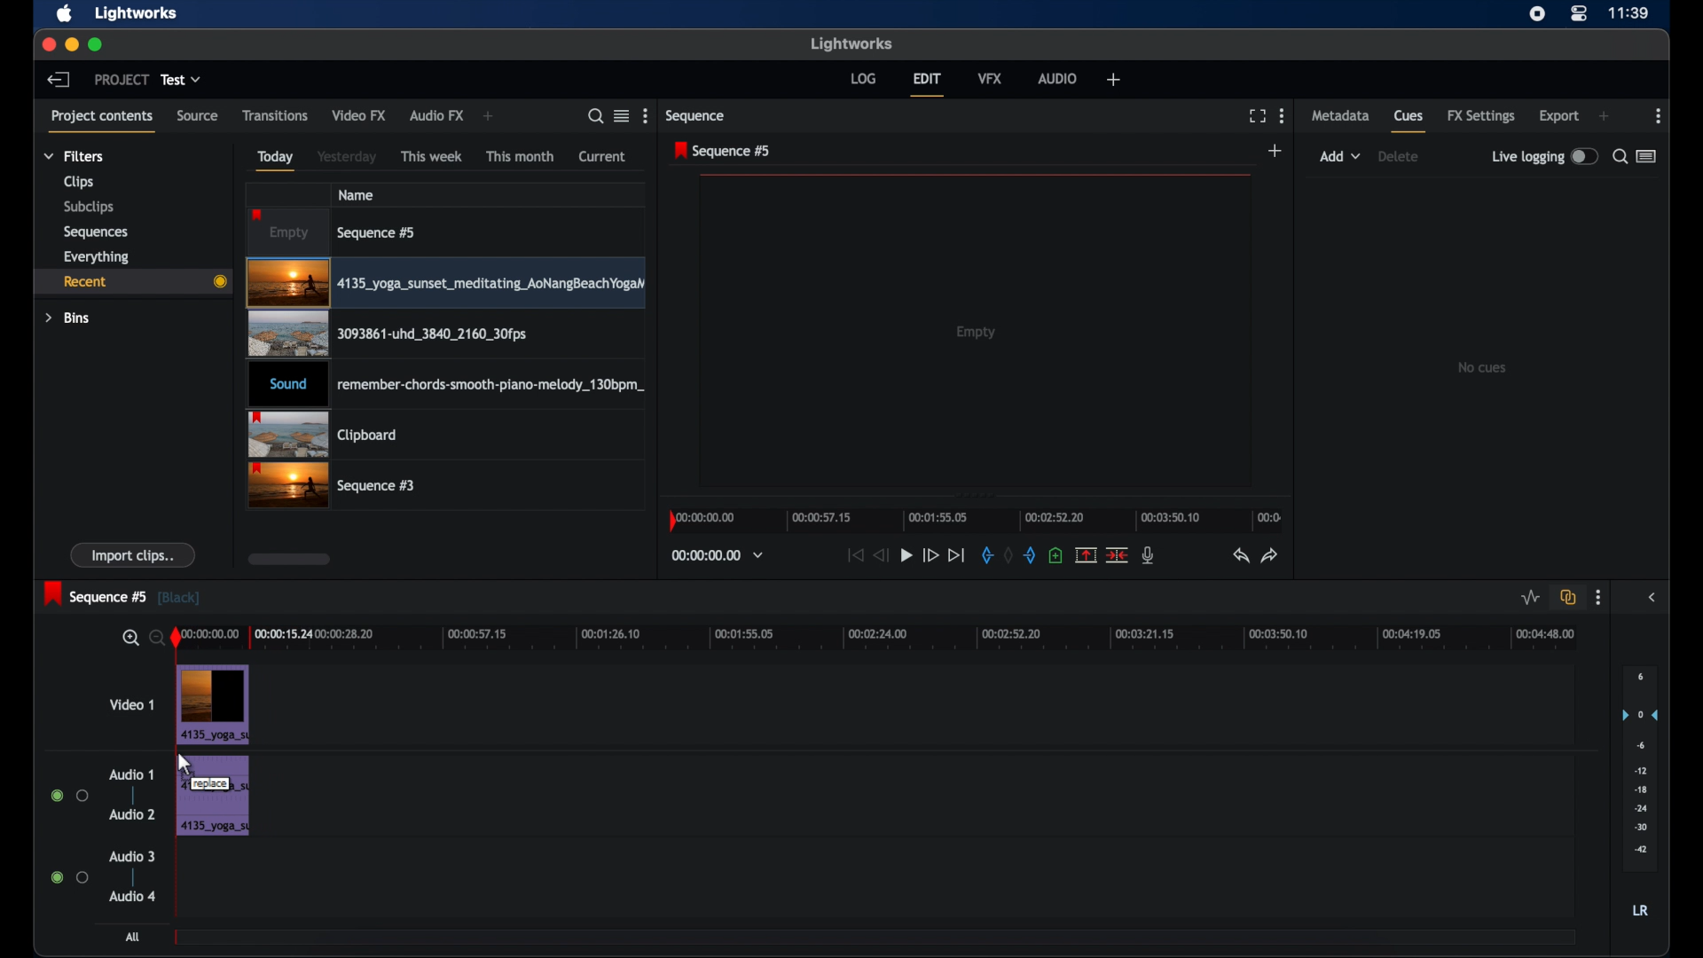 Image resolution: width=1703 pixels, height=958 pixels. Describe the element at coordinates (975, 520) in the screenshot. I see `timeline scale` at that location.